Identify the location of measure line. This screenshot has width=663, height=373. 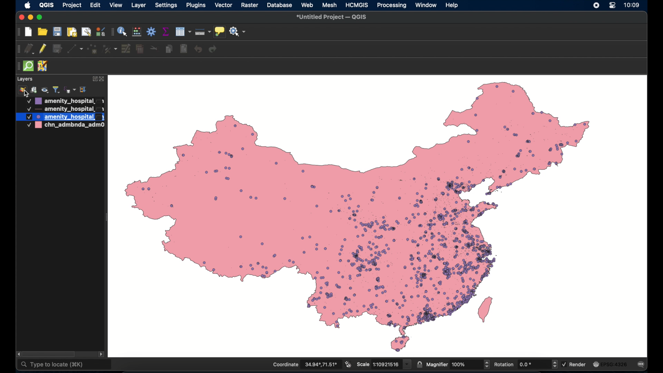
(203, 31).